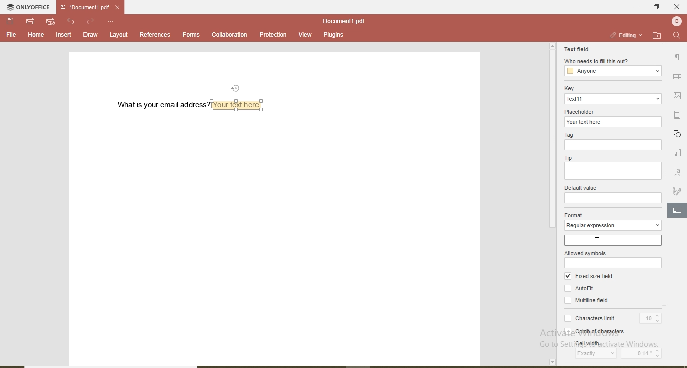 The width and height of the screenshot is (687, 368). I want to click on graph, so click(677, 154).